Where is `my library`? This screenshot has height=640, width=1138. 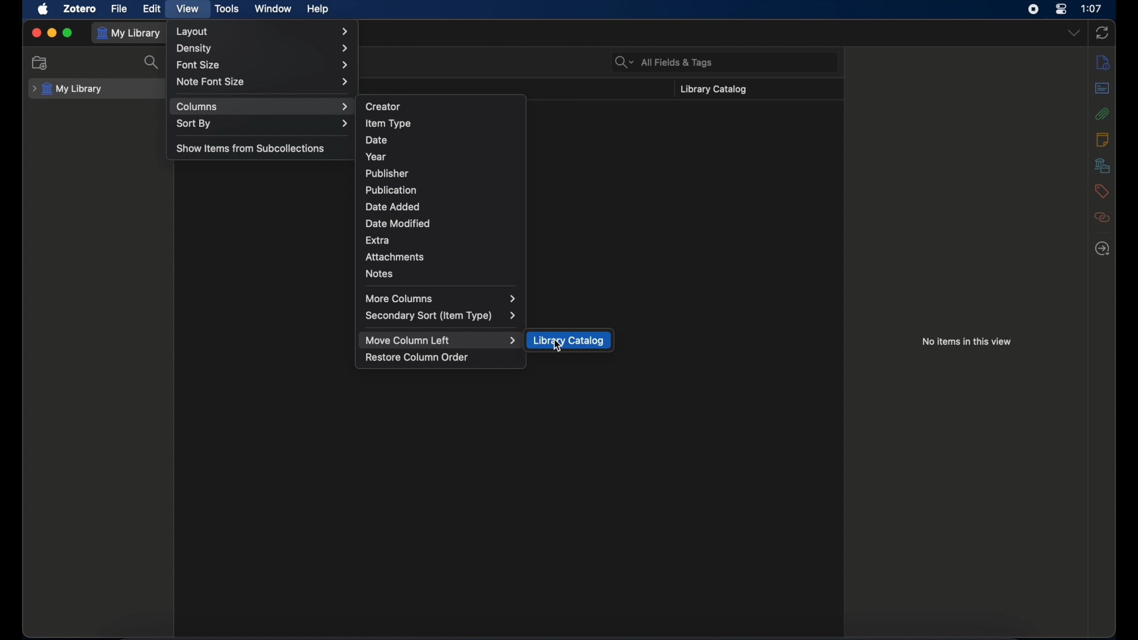 my library is located at coordinates (128, 34).